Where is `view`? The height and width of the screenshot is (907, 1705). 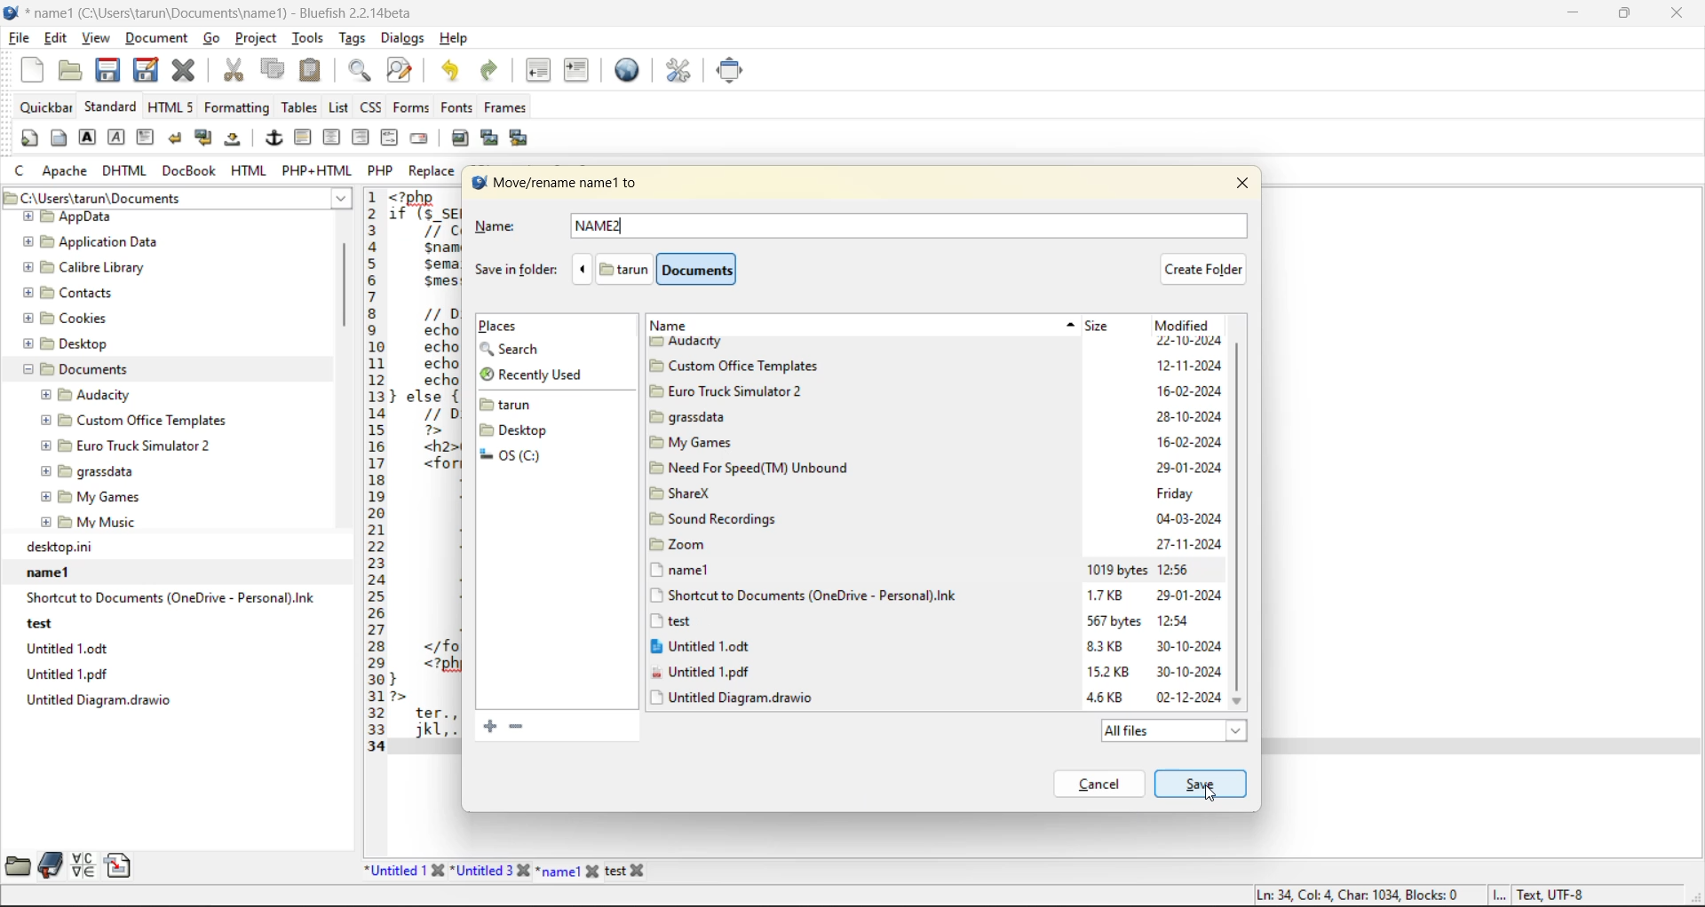 view is located at coordinates (99, 41).